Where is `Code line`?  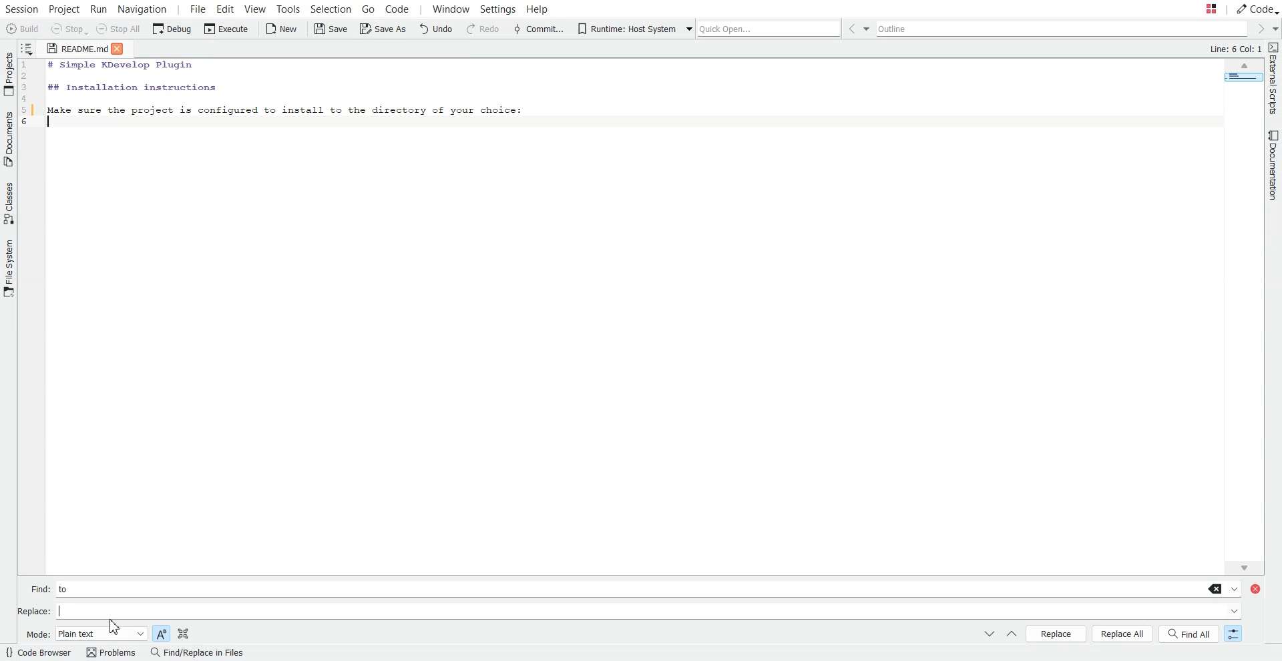 Code line is located at coordinates (29, 96).